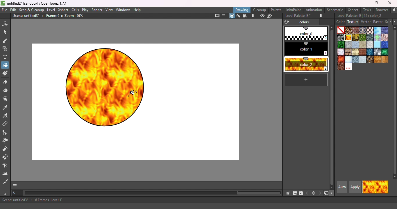  I want to click on vertical scroll bar, so click(331, 107).